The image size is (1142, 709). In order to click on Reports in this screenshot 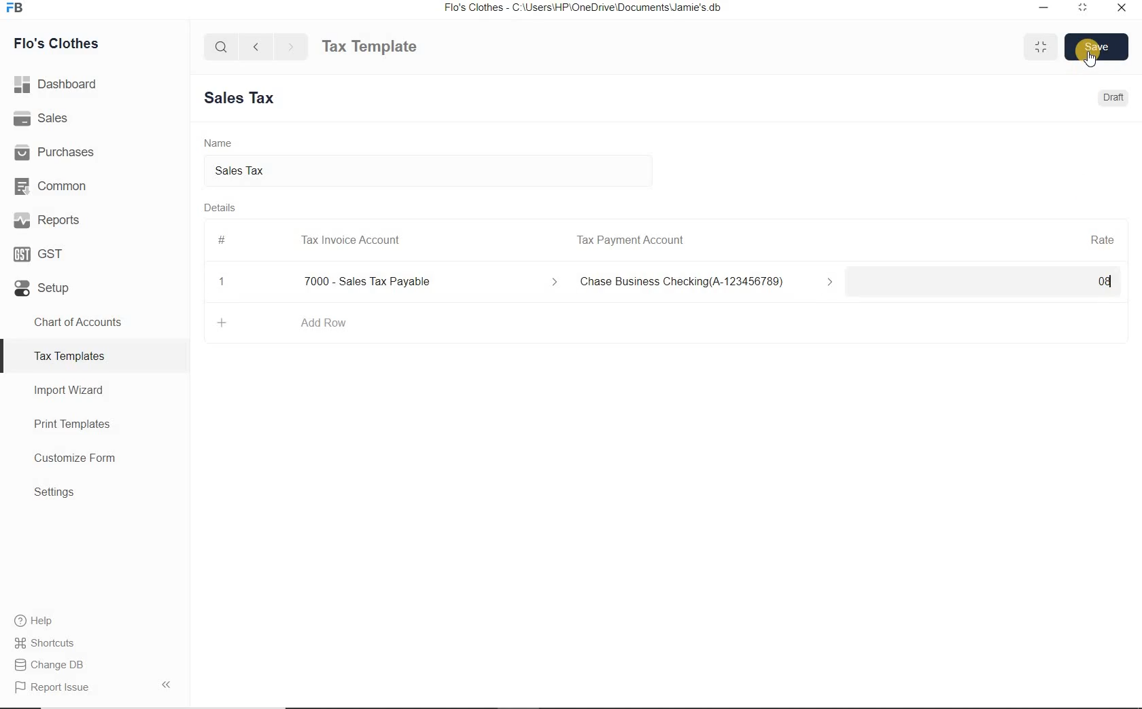, I will do `click(94, 219)`.